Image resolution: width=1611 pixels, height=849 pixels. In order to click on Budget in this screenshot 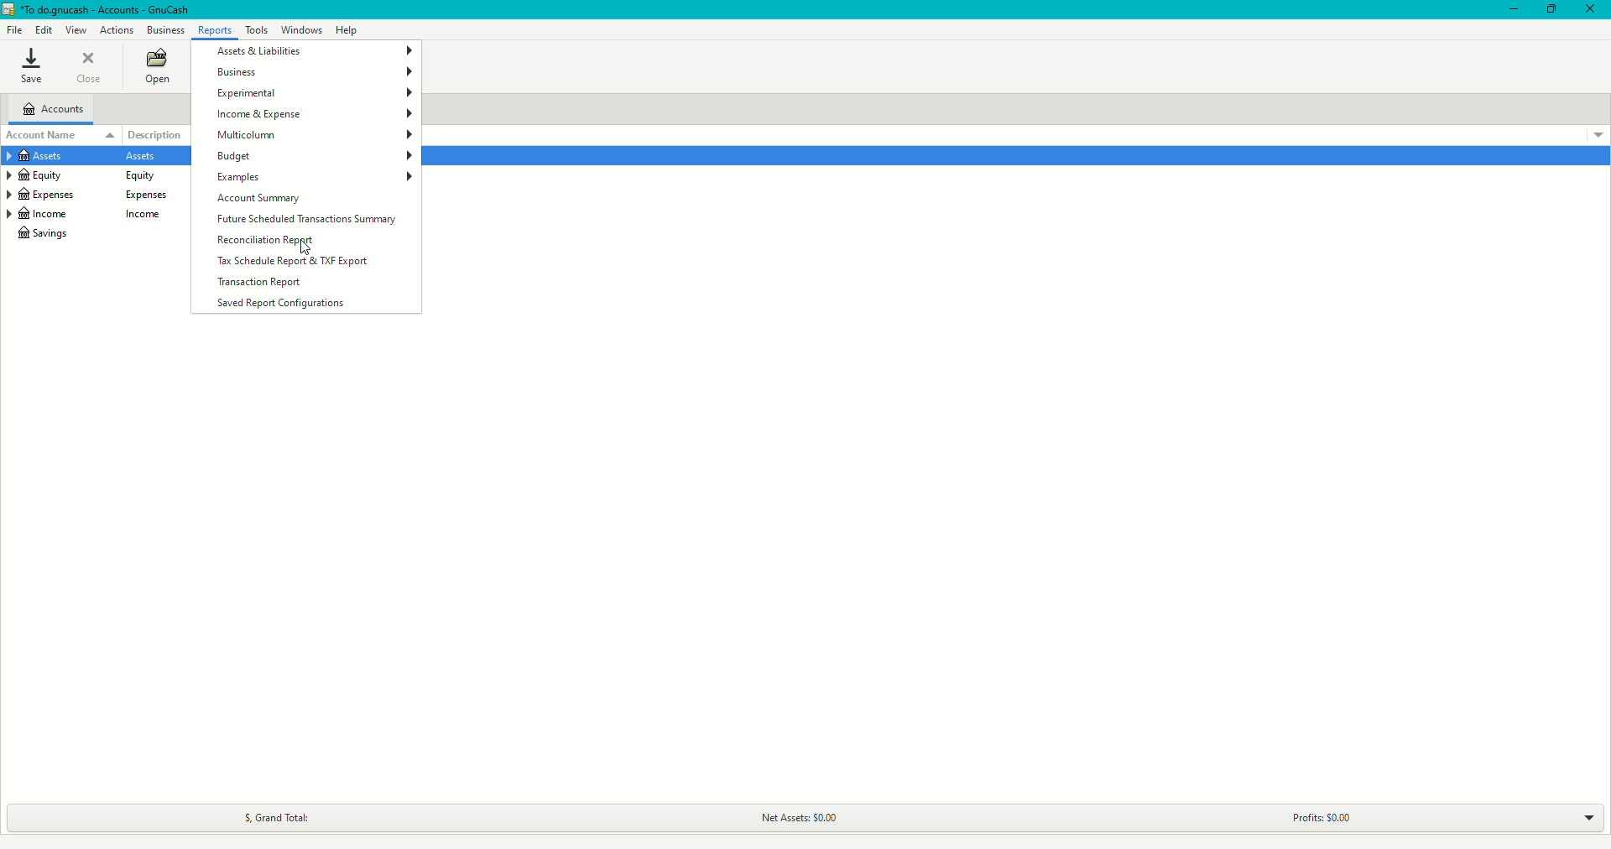, I will do `click(311, 158)`.